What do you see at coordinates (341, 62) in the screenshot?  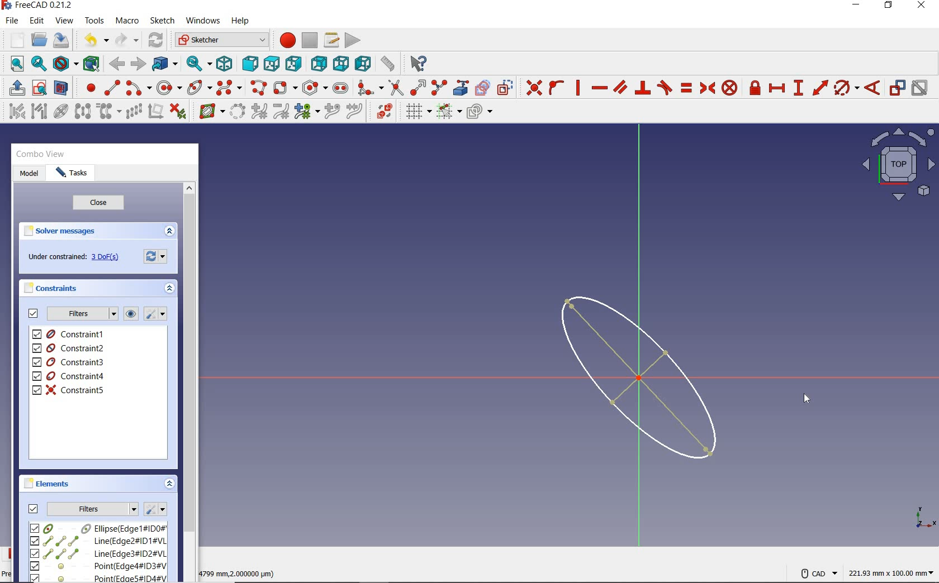 I see `bottom` at bounding box center [341, 62].